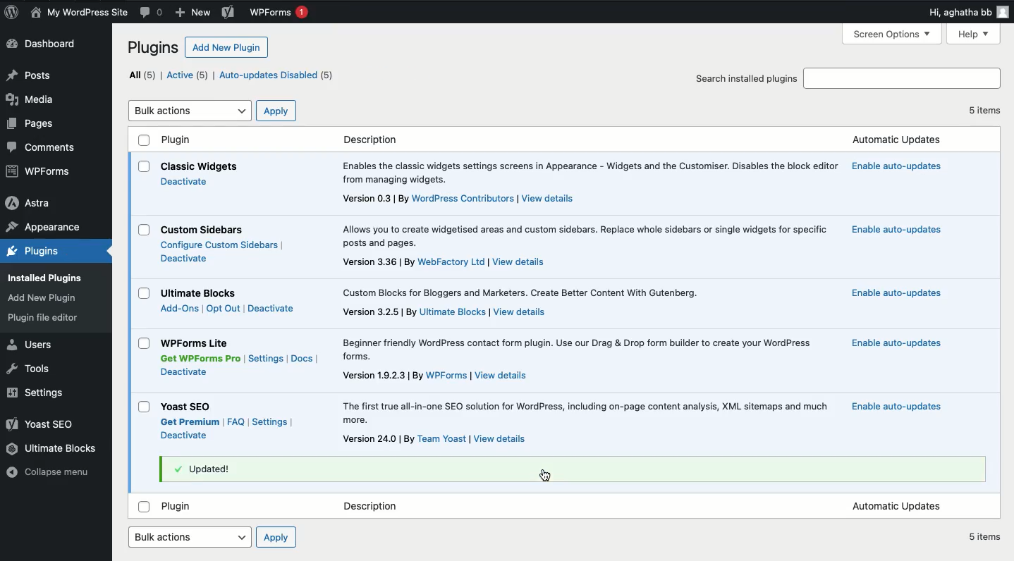  Describe the element at coordinates (435, 376) in the screenshot. I see `Description` at that location.